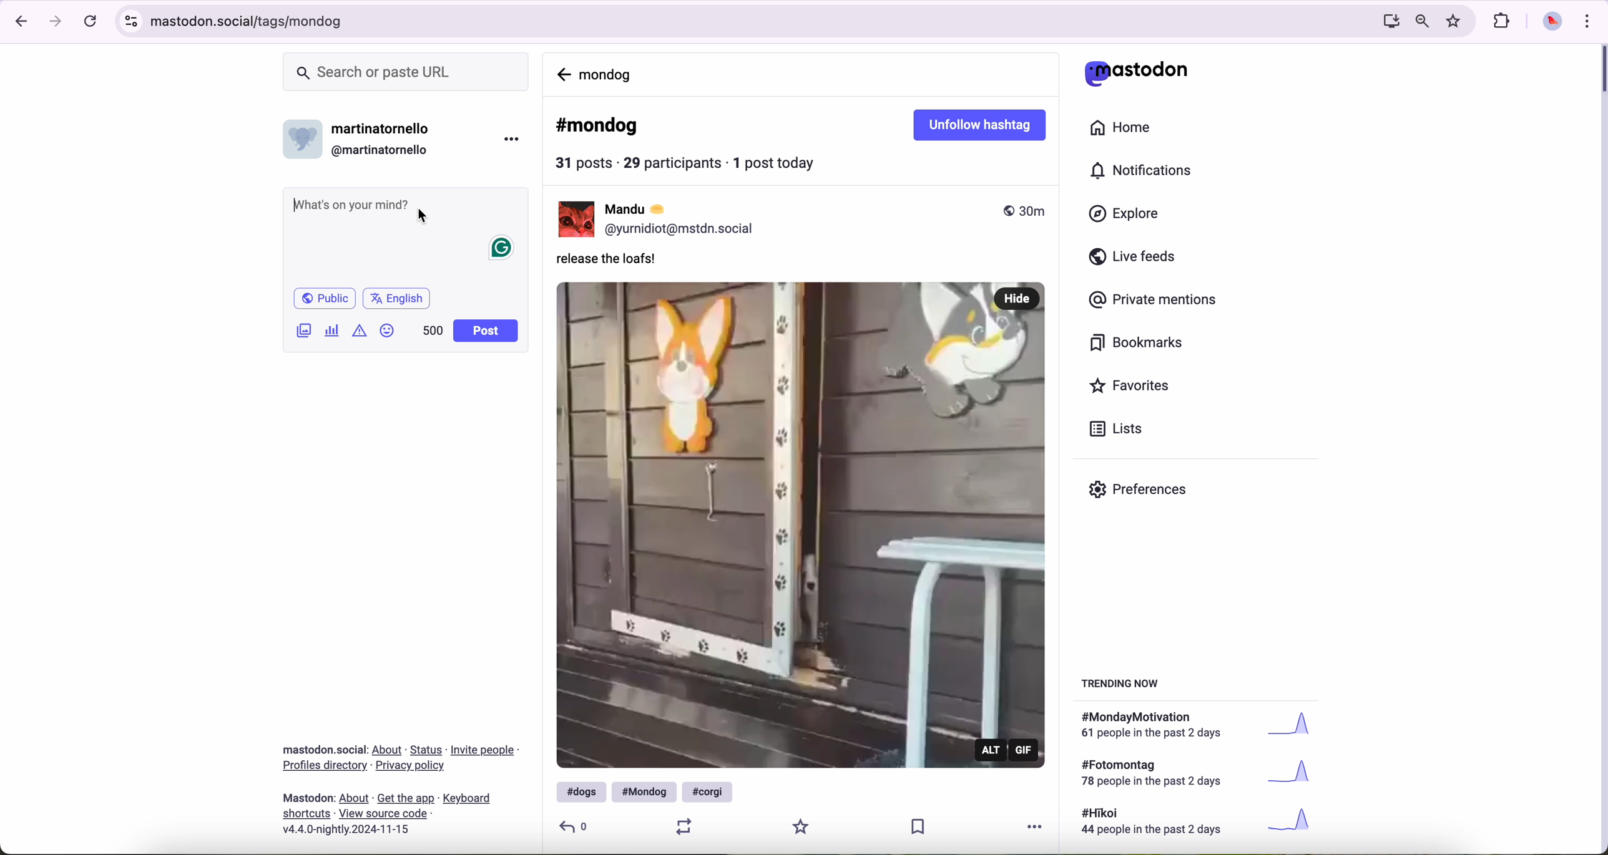 This screenshot has width=1608, height=855. Describe the element at coordinates (19, 22) in the screenshot. I see `navigate back` at that location.